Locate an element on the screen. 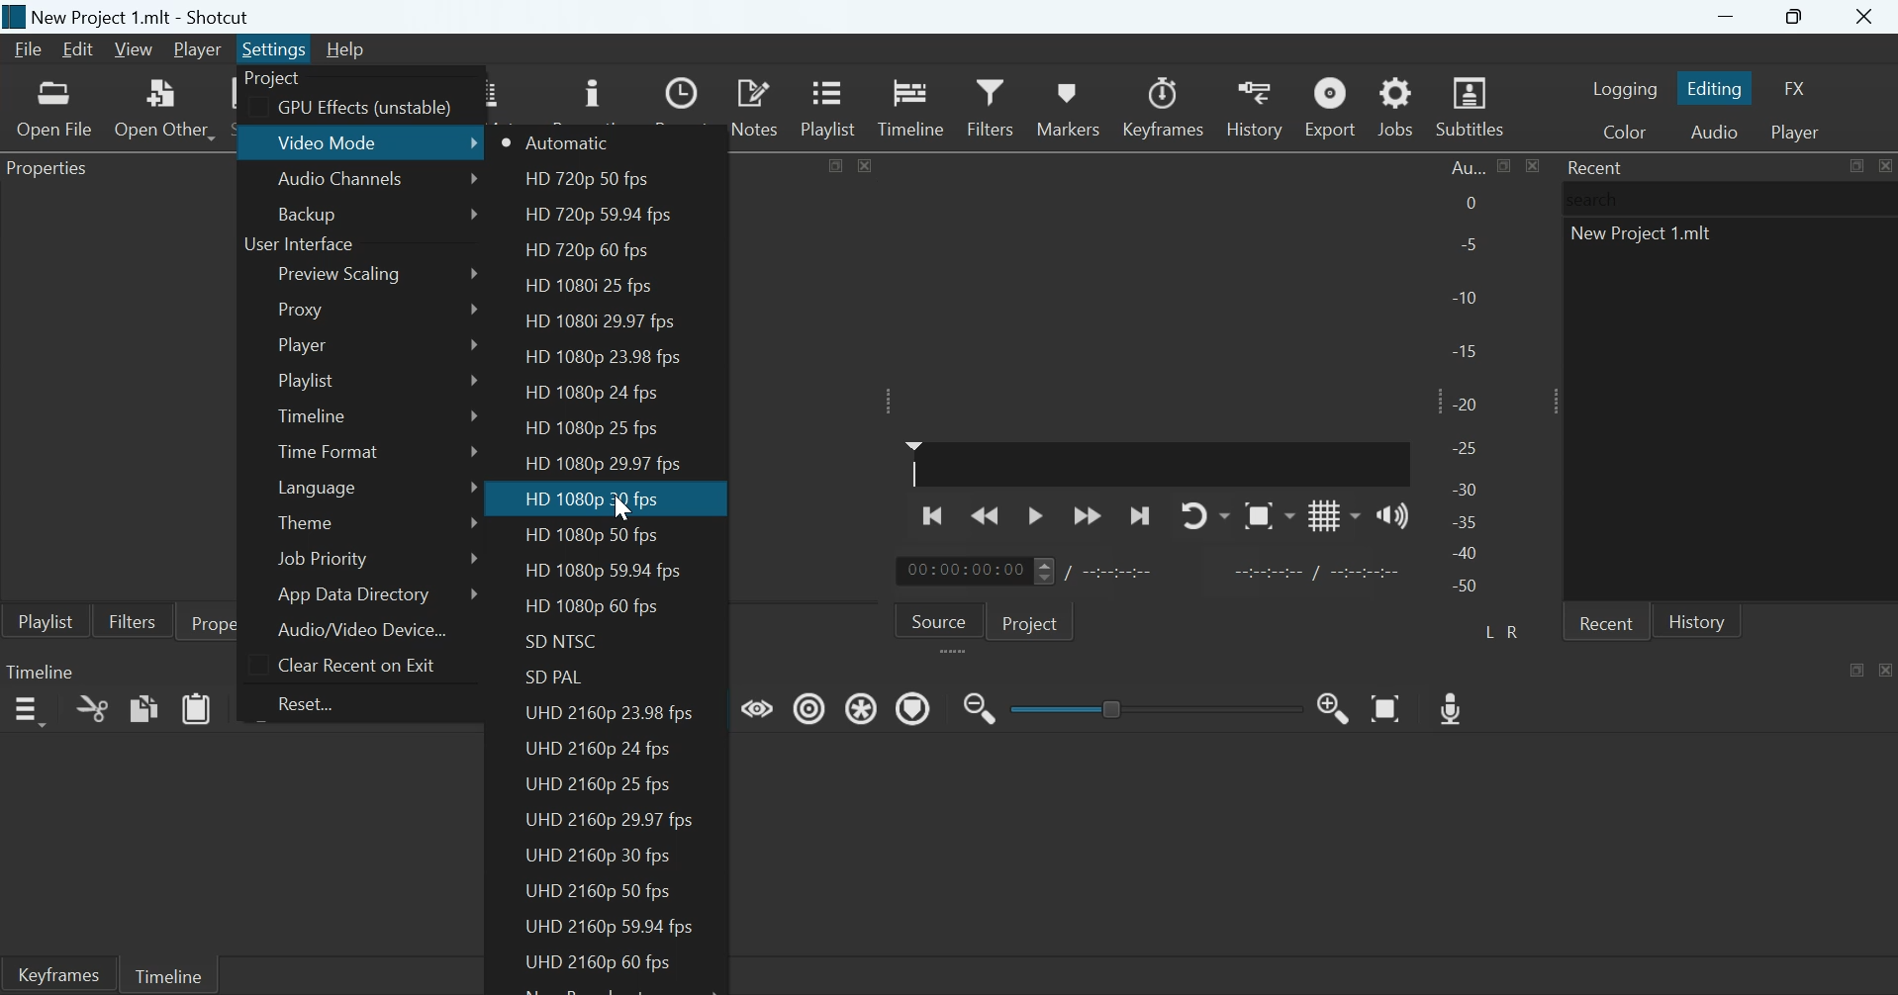  HD 1080p 24fps is located at coordinates (590, 393).